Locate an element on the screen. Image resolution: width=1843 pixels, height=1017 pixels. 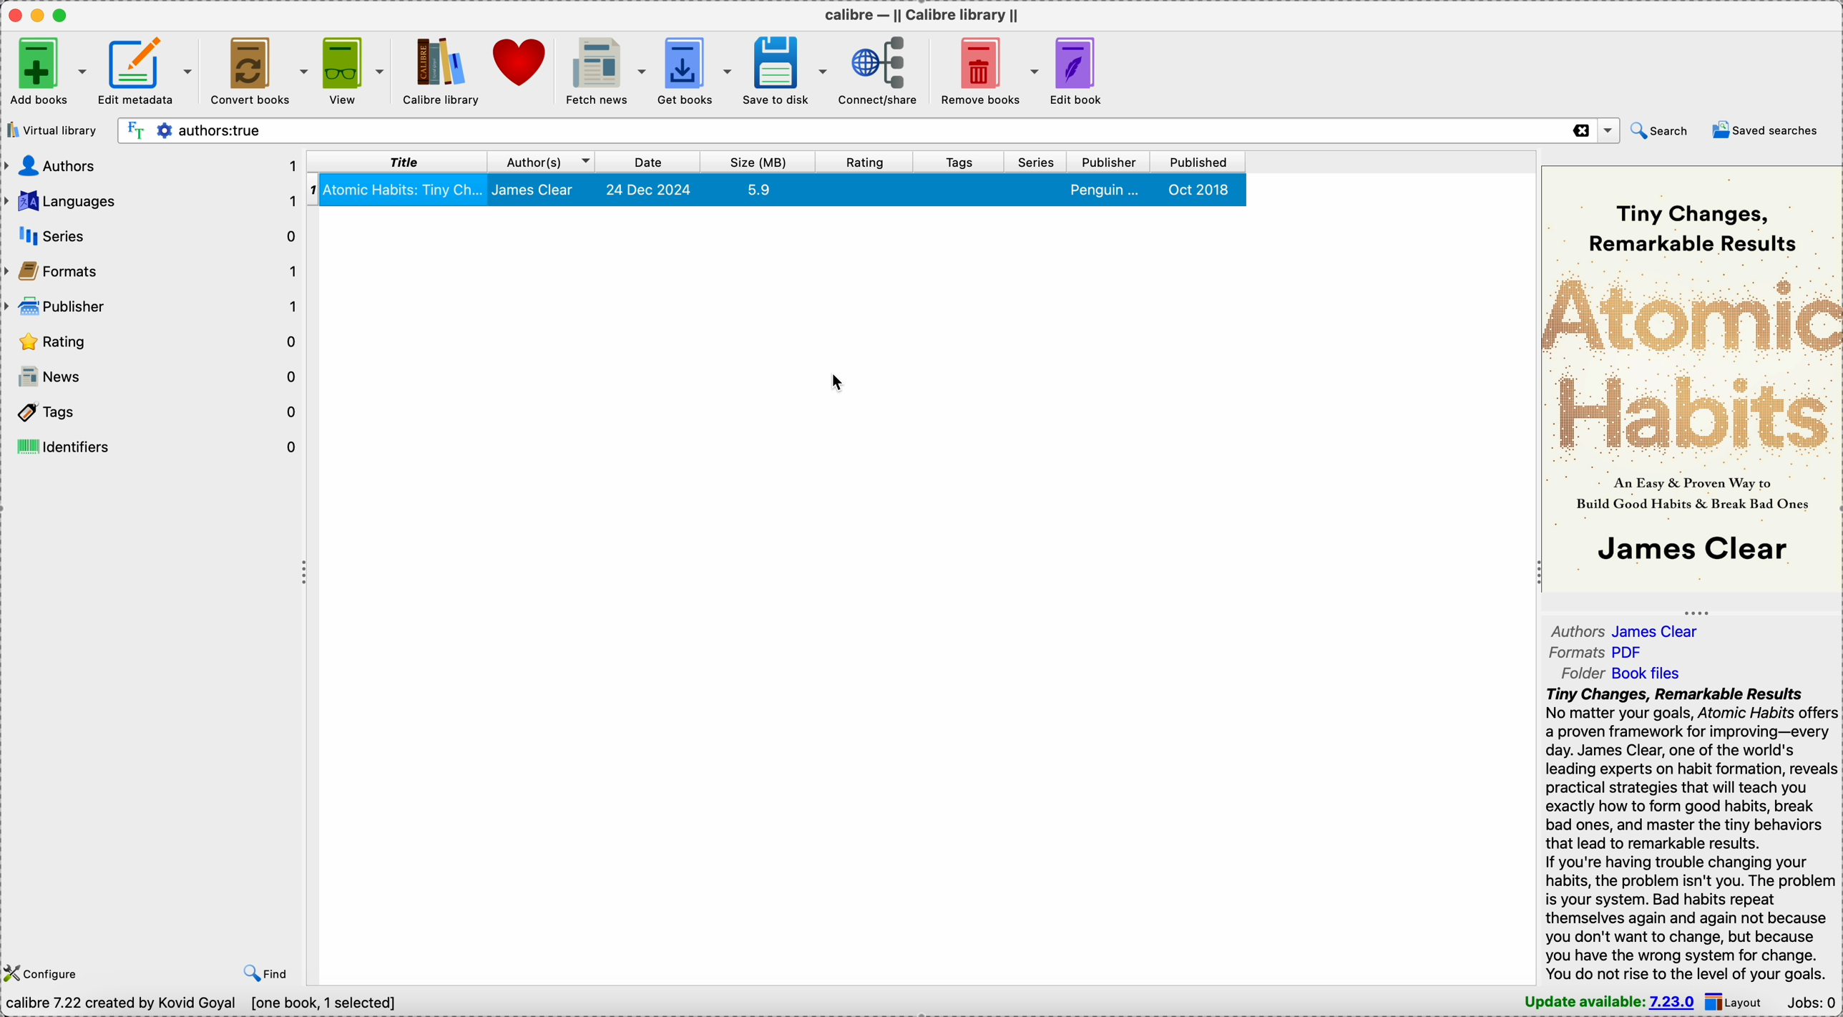
rating is located at coordinates (153, 341).